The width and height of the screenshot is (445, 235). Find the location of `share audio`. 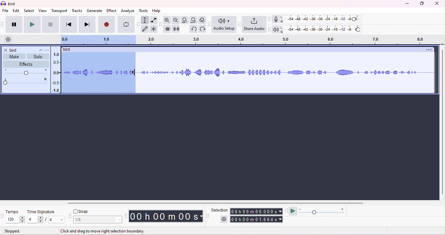

share audio is located at coordinates (255, 24).